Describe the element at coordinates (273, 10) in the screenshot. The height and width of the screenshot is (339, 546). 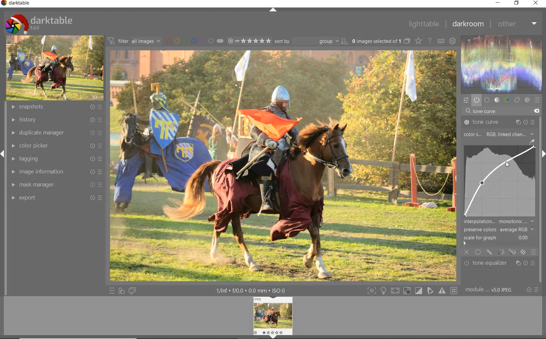
I see `expand/collapse` at that location.